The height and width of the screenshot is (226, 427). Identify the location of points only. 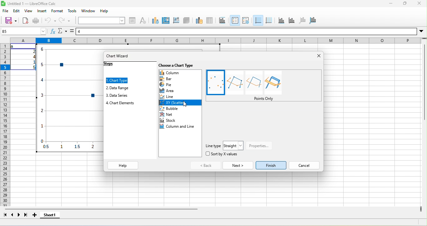
(215, 83).